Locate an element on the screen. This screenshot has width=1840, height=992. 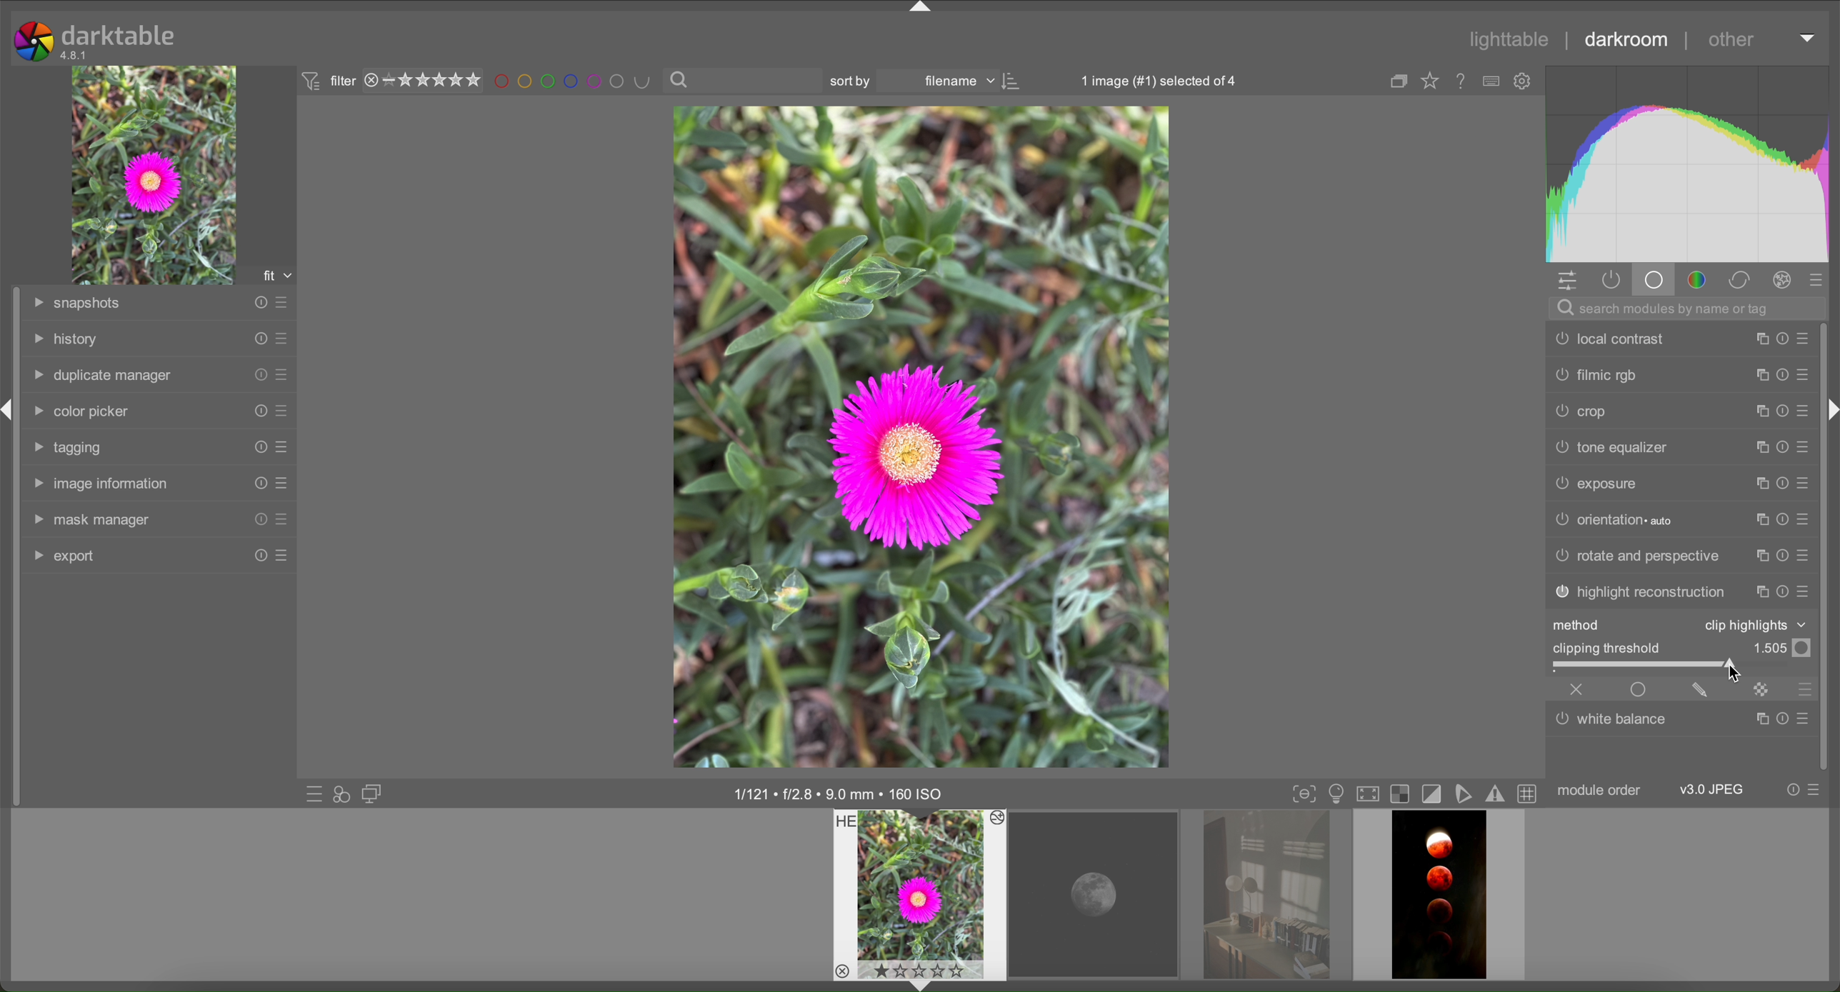
online help is located at coordinates (1462, 83).